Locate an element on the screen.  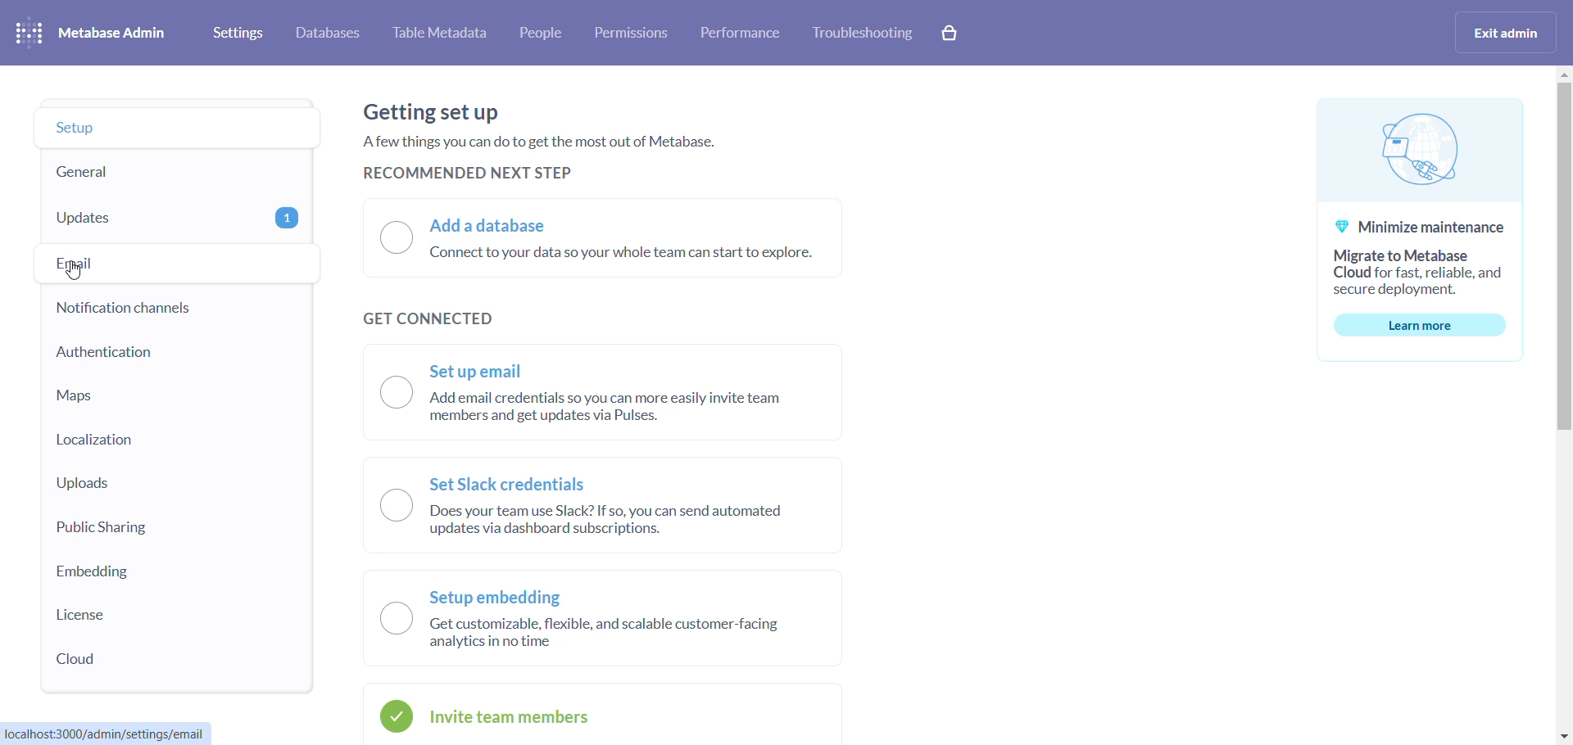
localhost:3000/admin/settings/email is located at coordinates (105, 733).